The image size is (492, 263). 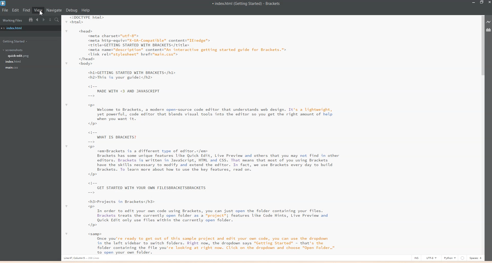 What do you see at coordinates (476, 258) in the screenshot?
I see `Space` at bounding box center [476, 258].